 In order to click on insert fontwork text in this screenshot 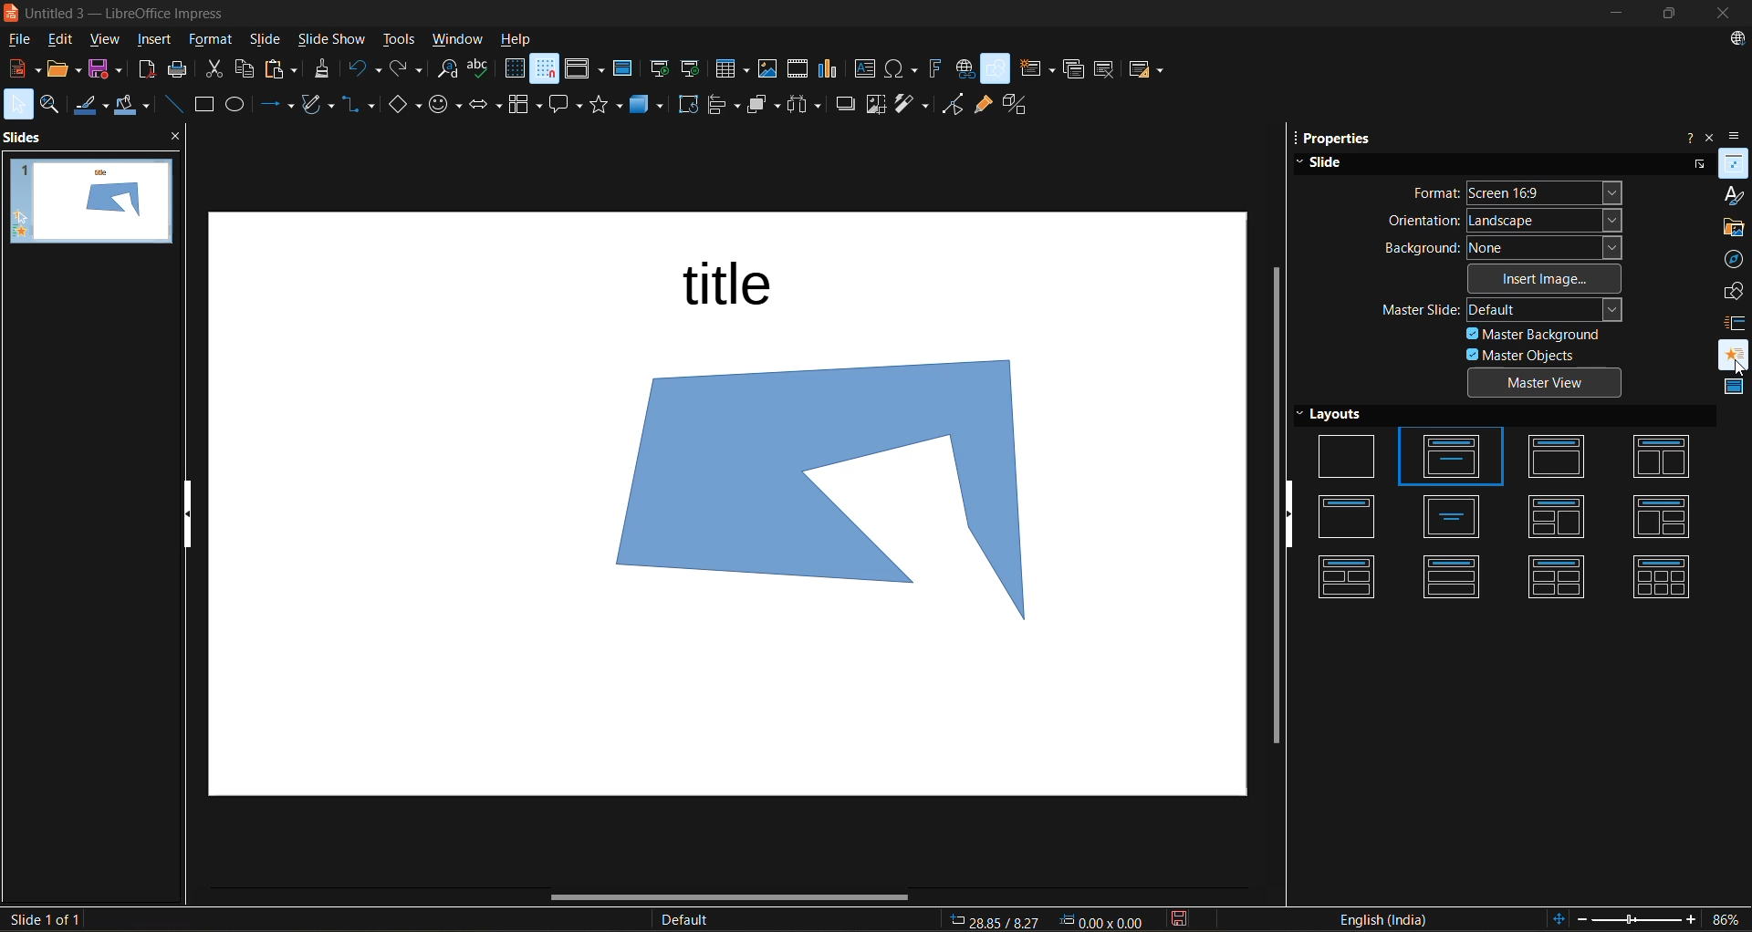, I will do `click(933, 70)`.